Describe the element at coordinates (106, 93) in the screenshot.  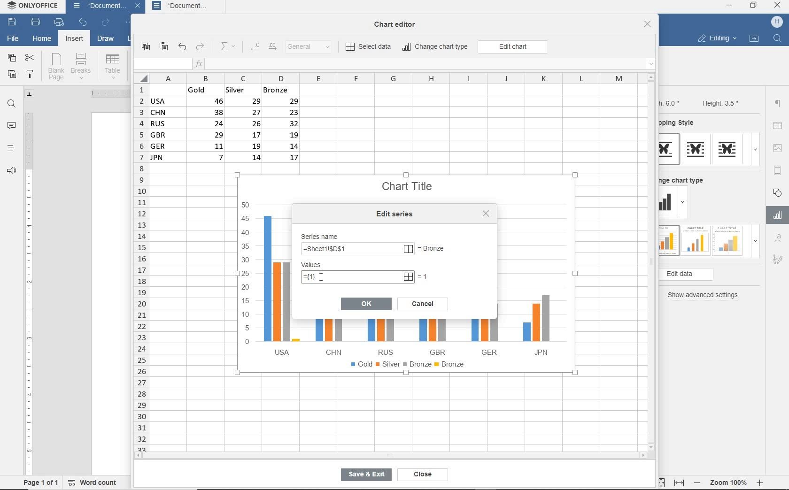
I see `ruler` at that location.